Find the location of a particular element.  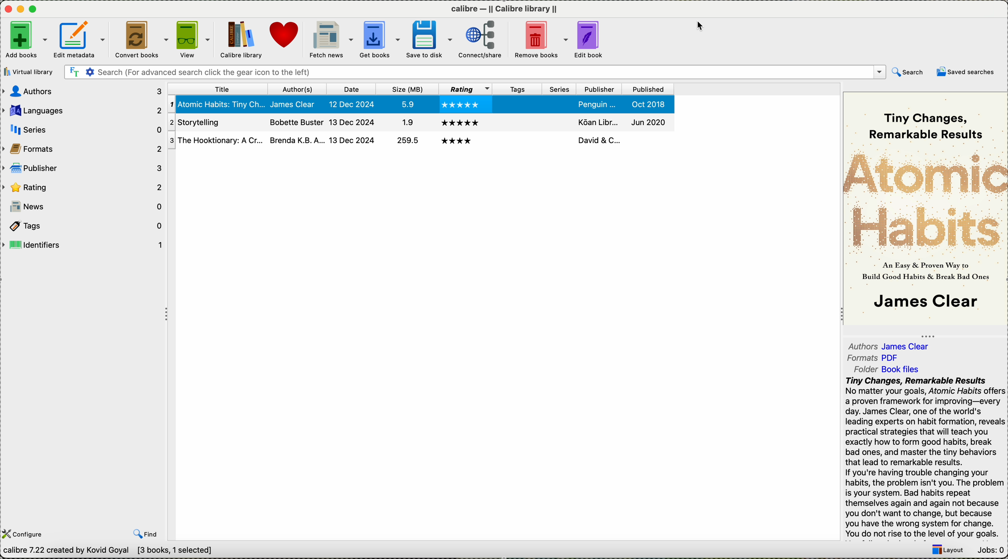

david & c... is located at coordinates (599, 121).